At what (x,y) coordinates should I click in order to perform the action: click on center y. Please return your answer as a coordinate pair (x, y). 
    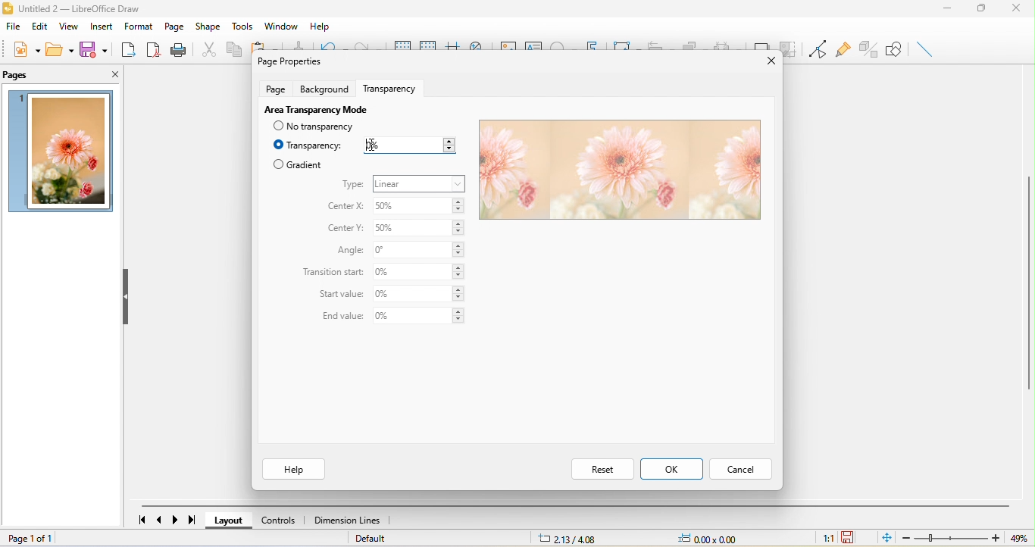
    Looking at the image, I should click on (347, 229).